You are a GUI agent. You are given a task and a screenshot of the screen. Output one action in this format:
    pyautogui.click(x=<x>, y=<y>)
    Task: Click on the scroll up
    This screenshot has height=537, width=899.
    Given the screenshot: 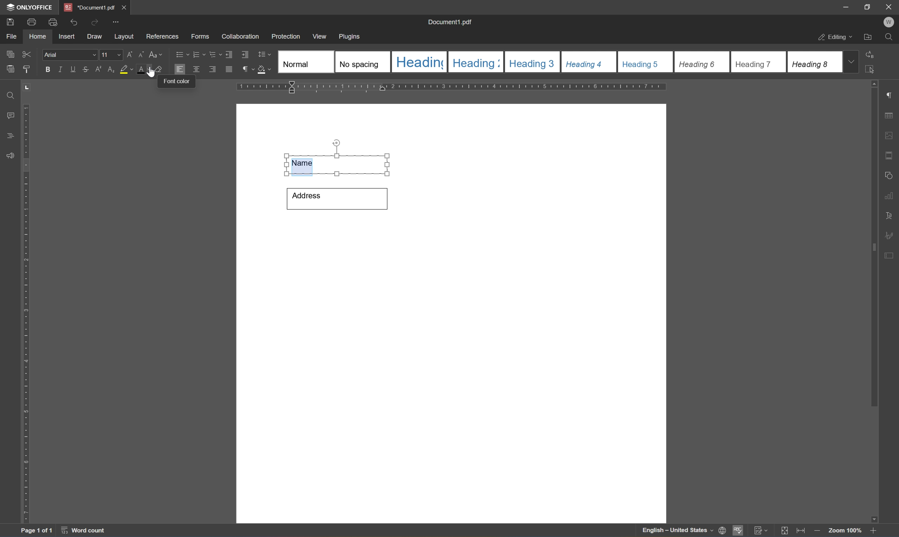 What is the action you would take?
    pyautogui.click(x=878, y=83)
    